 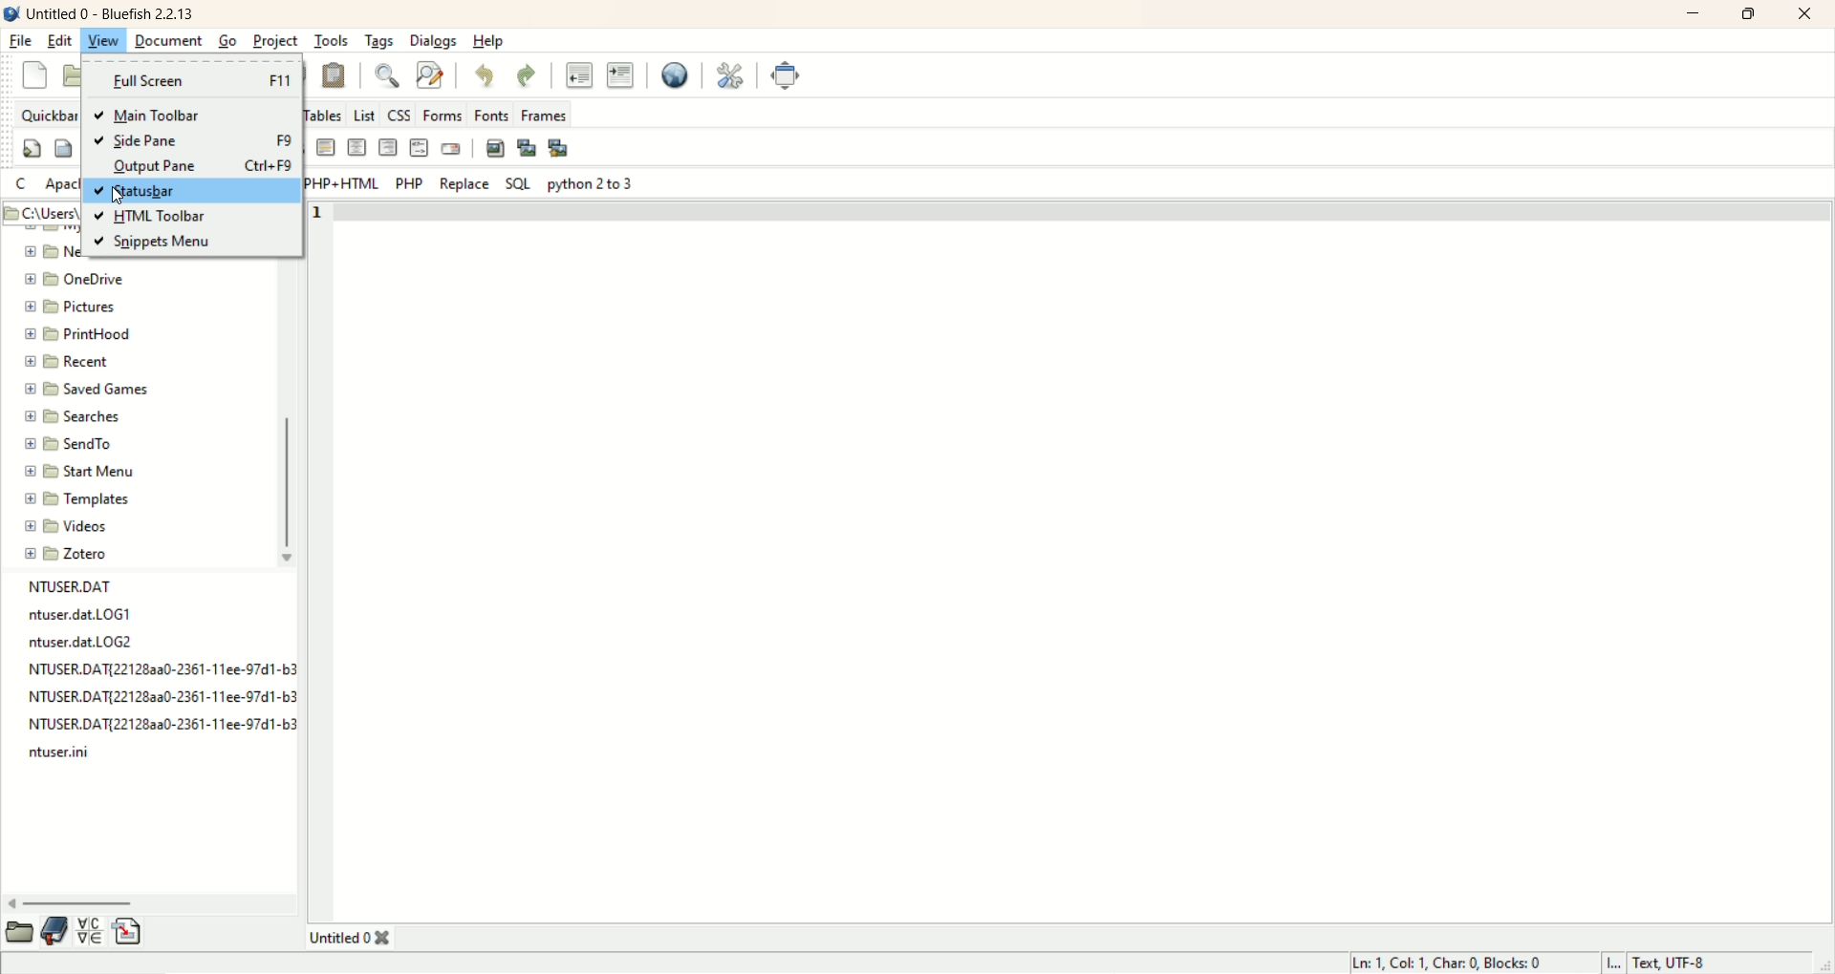 I want to click on quickstart, so click(x=28, y=150).